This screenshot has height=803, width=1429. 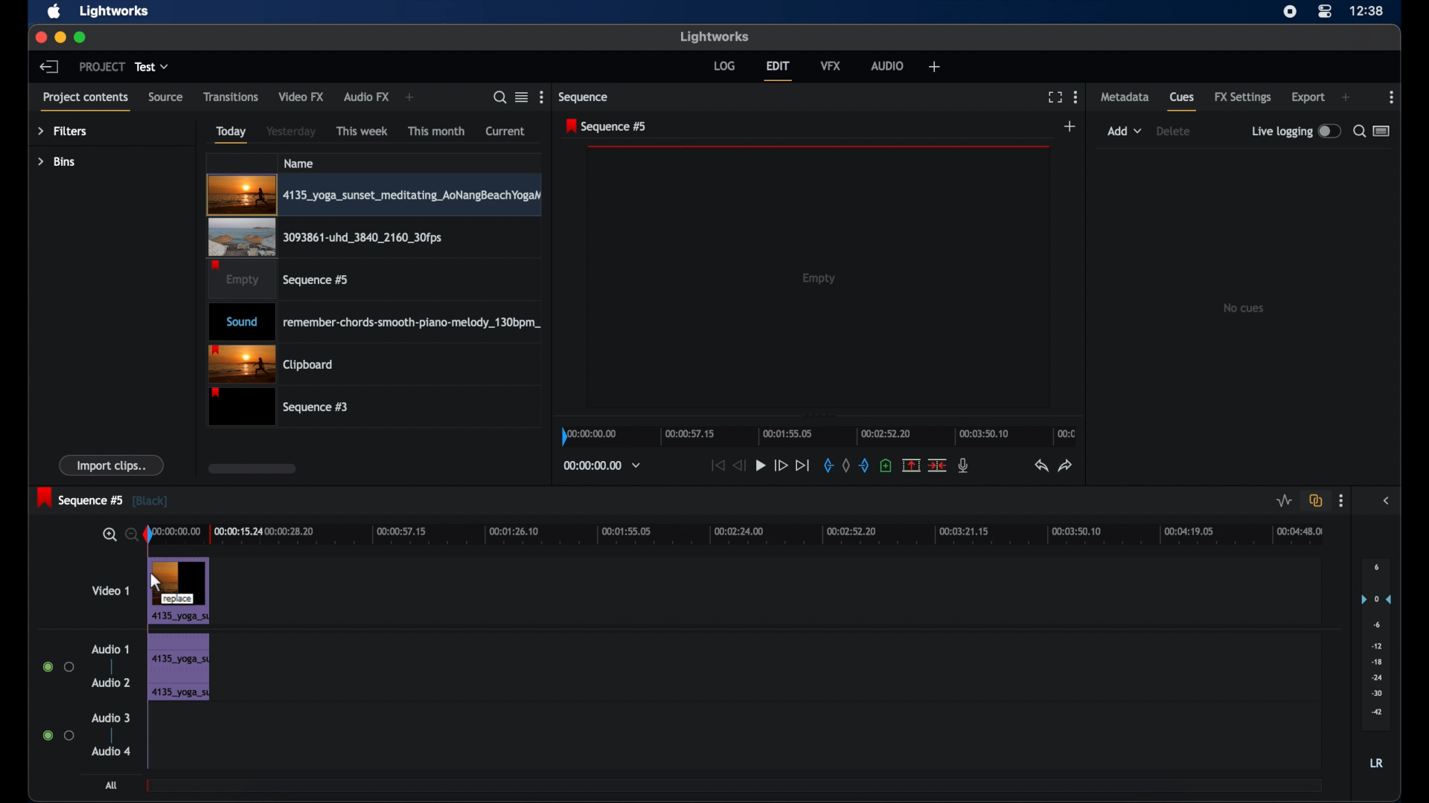 I want to click on video clip, so click(x=325, y=238).